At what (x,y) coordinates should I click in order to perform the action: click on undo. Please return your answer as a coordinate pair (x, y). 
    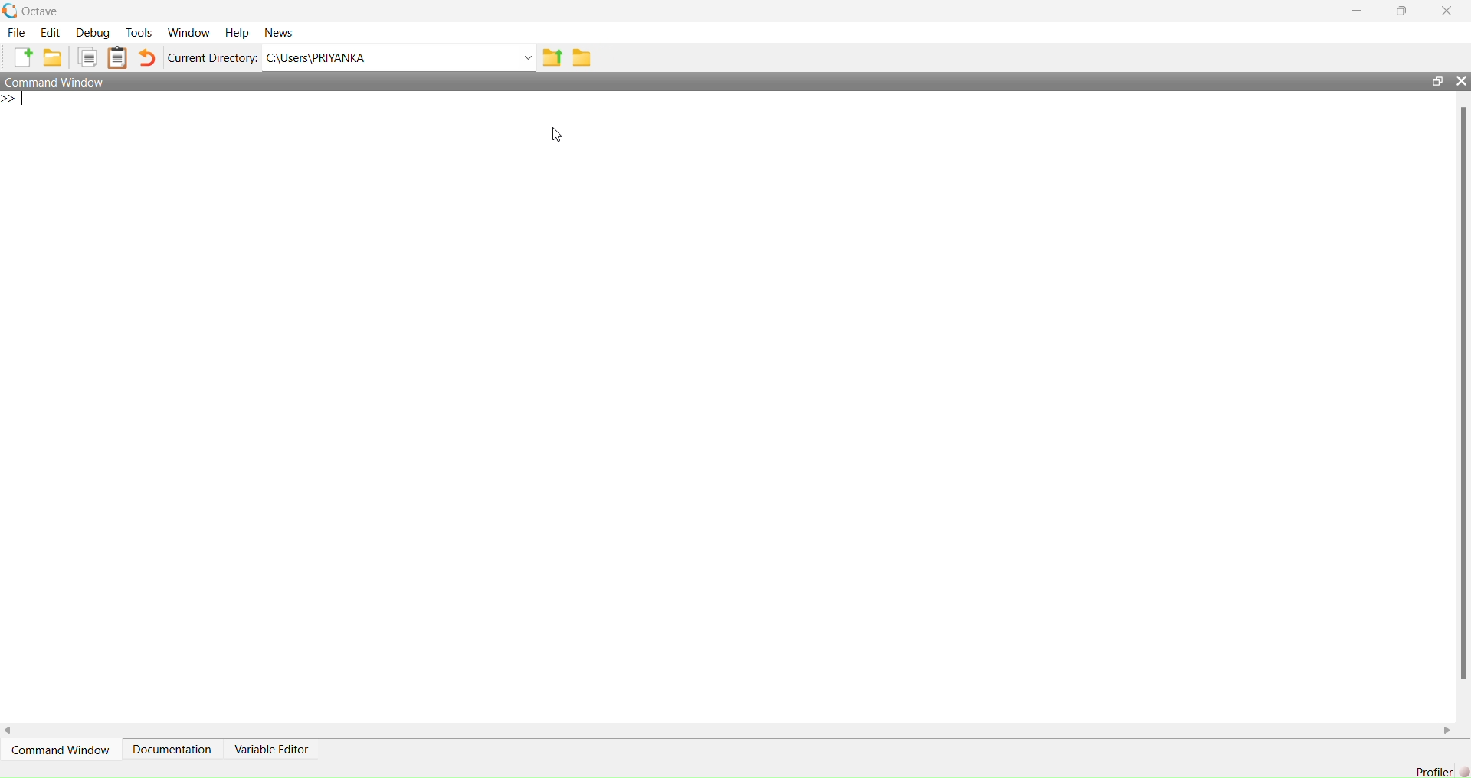
    Looking at the image, I should click on (149, 57).